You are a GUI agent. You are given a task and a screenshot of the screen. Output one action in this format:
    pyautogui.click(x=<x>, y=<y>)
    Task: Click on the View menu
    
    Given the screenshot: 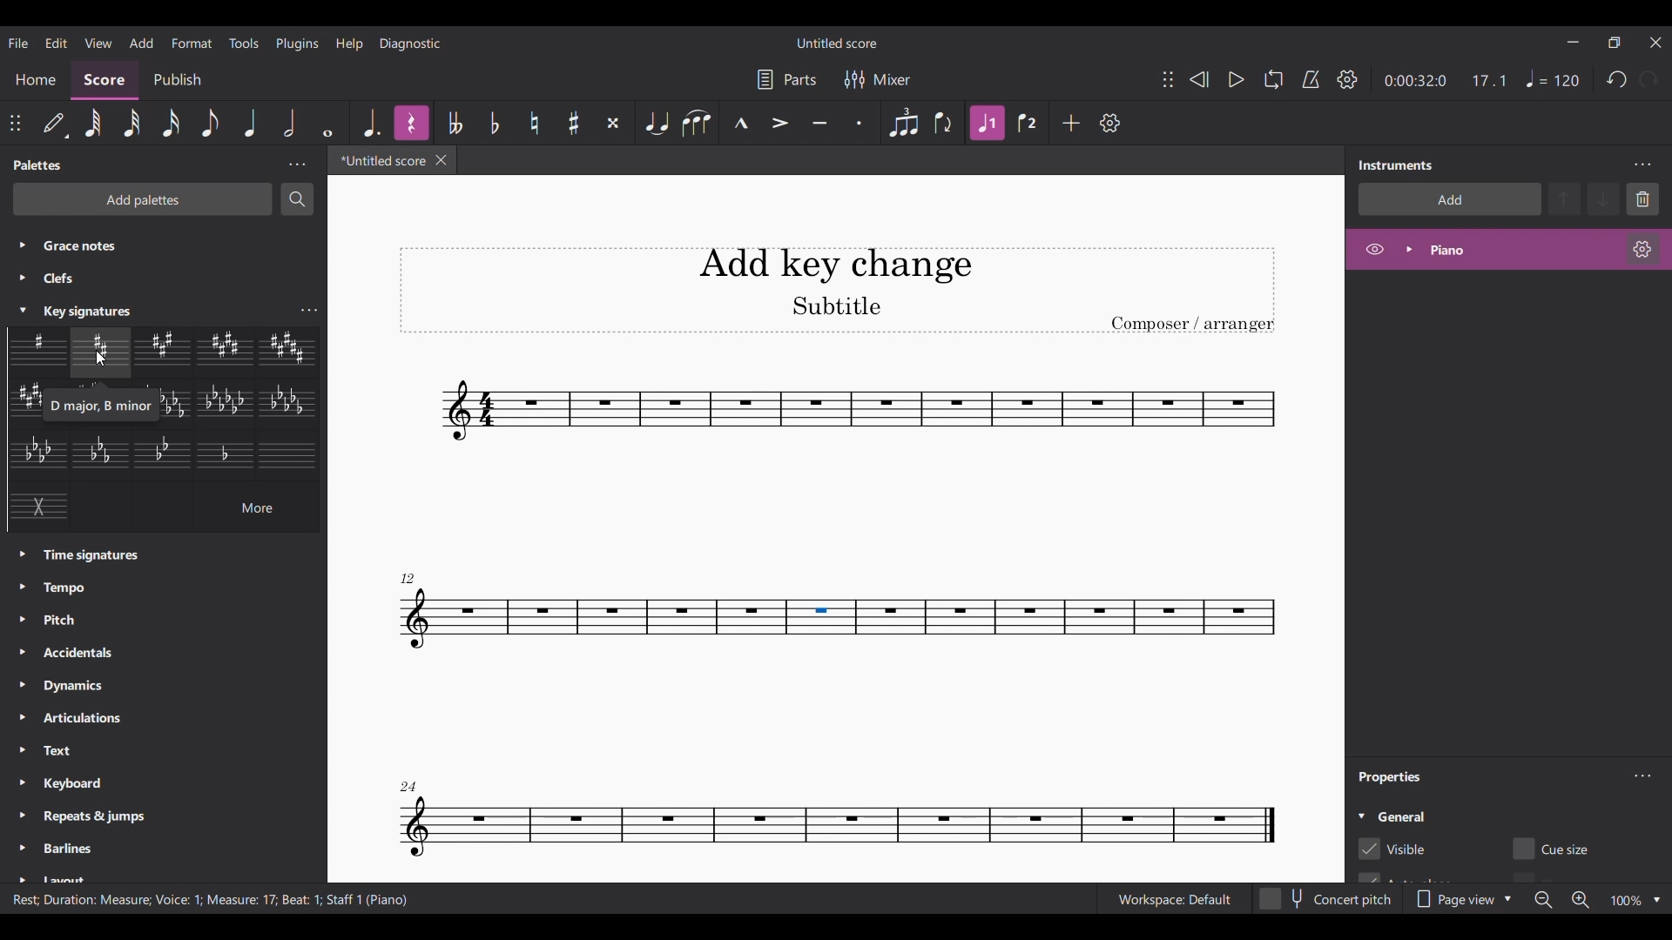 What is the action you would take?
    pyautogui.click(x=98, y=42)
    